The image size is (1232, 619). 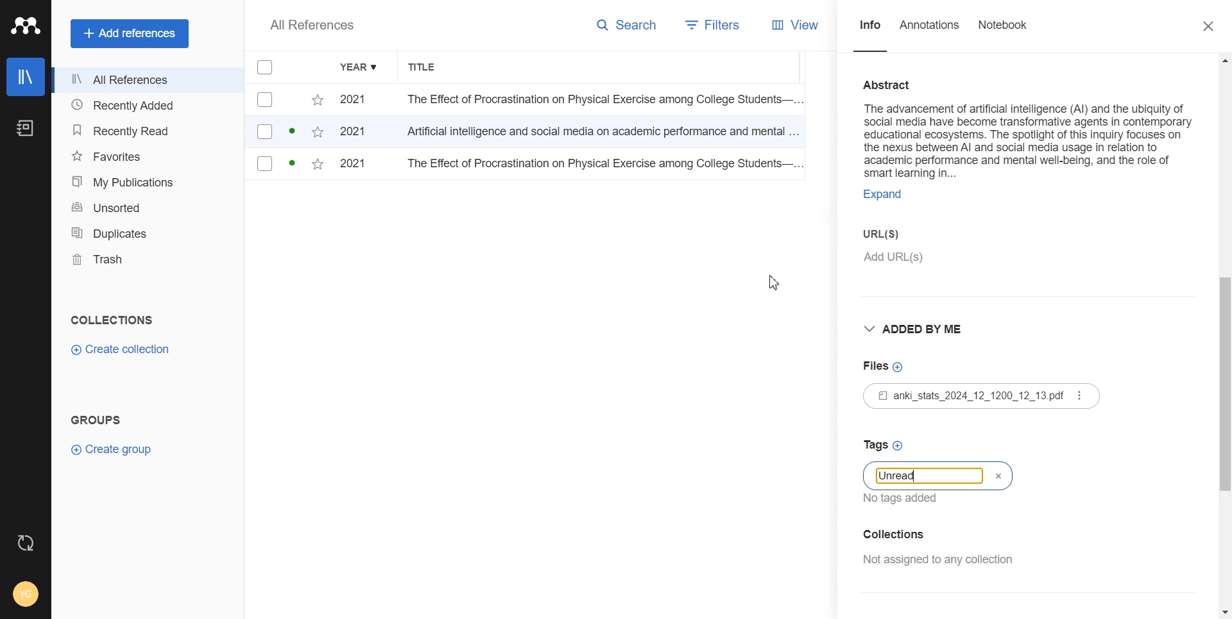 What do you see at coordinates (886, 366) in the screenshot?
I see `Add files` at bounding box center [886, 366].